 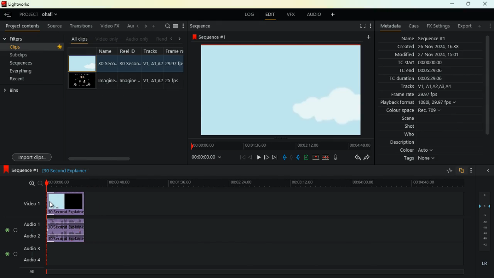 What do you see at coordinates (20, 170) in the screenshot?
I see `sequence` at bounding box center [20, 170].